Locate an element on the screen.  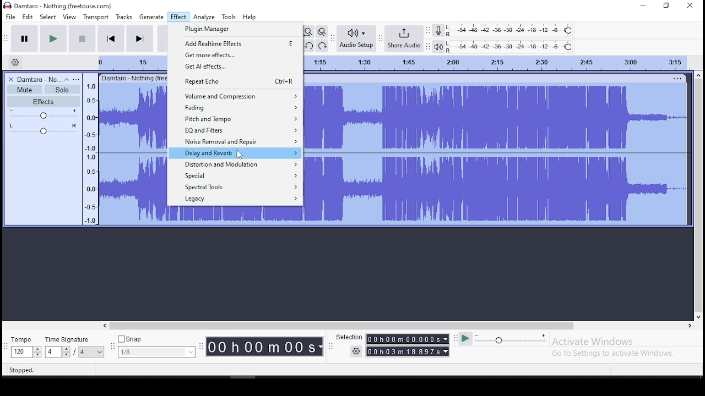
fading is located at coordinates (235, 108).